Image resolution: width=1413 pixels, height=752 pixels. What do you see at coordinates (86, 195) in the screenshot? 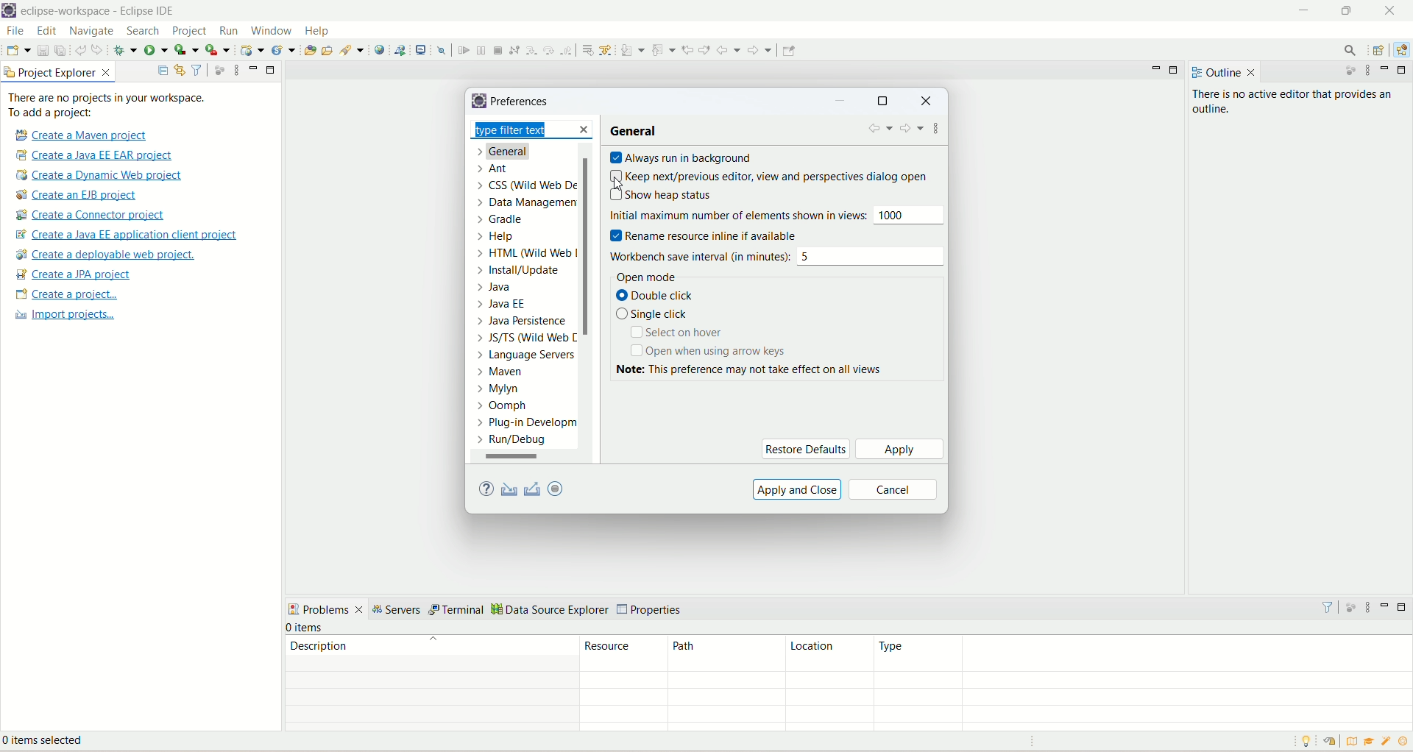
I see `create a EJB project` at bounding box center [86, 195].